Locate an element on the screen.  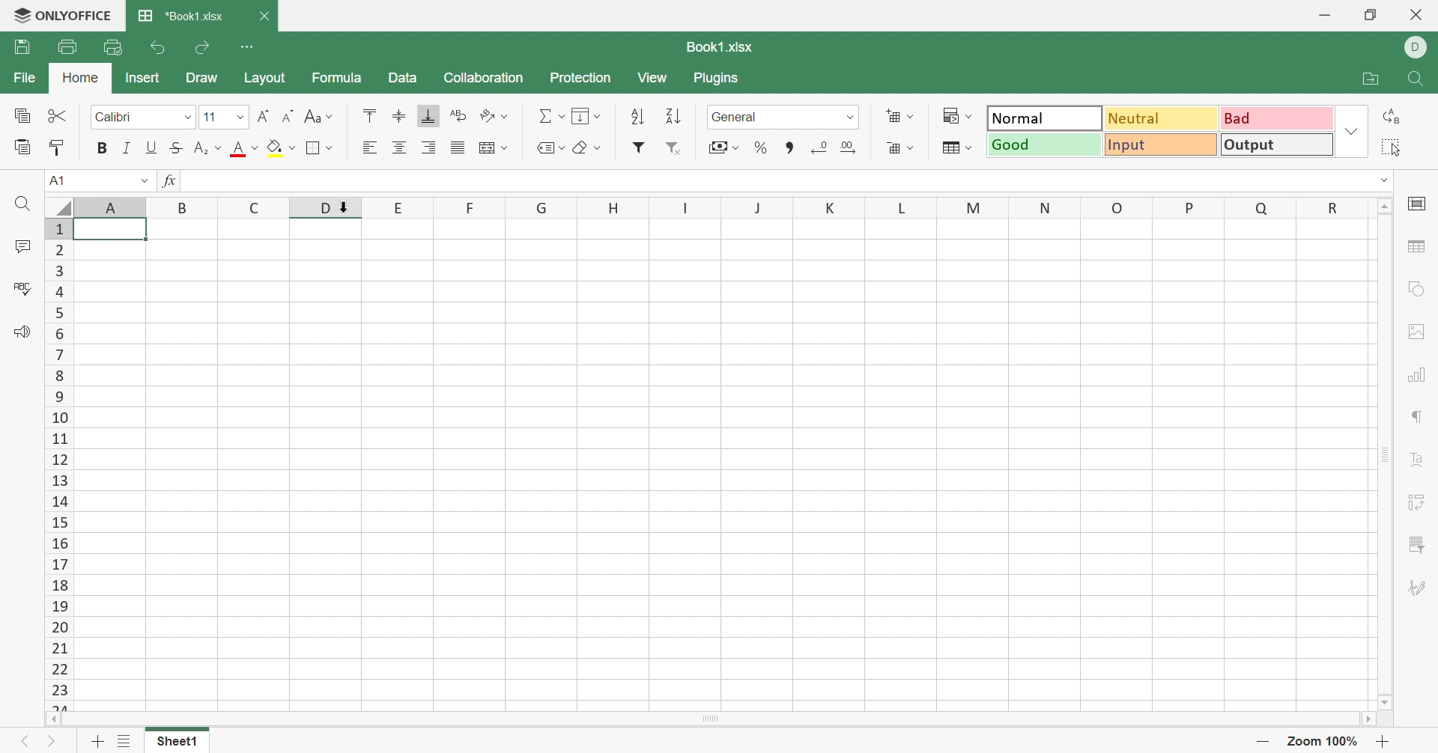
Drop Down is located at coordinates (911, 117).